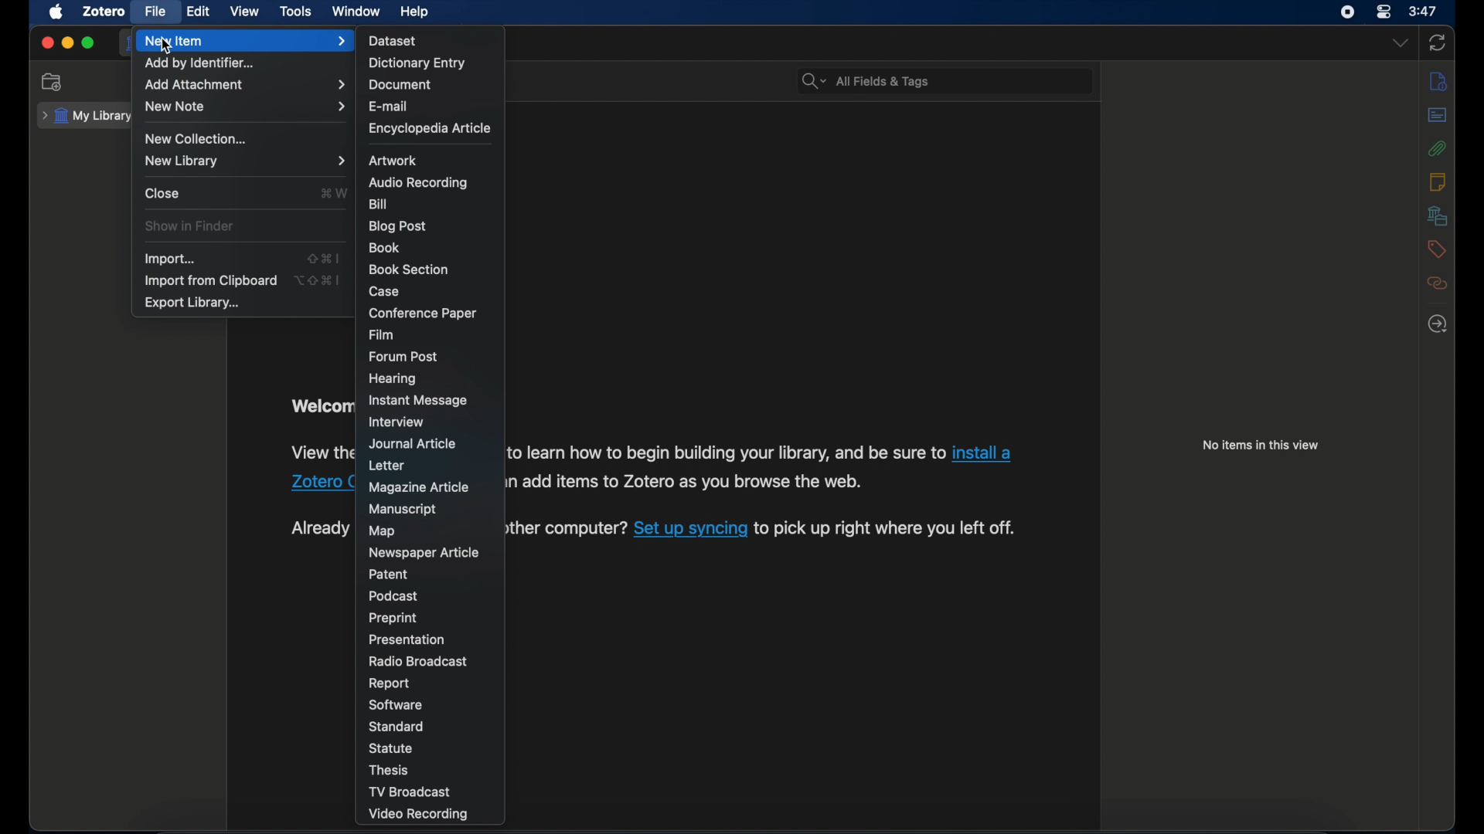 This screenshot has height=834, width=1484. Describe the element at coordinates (1438, 42) in the screenshot. I see `sync` at that location.